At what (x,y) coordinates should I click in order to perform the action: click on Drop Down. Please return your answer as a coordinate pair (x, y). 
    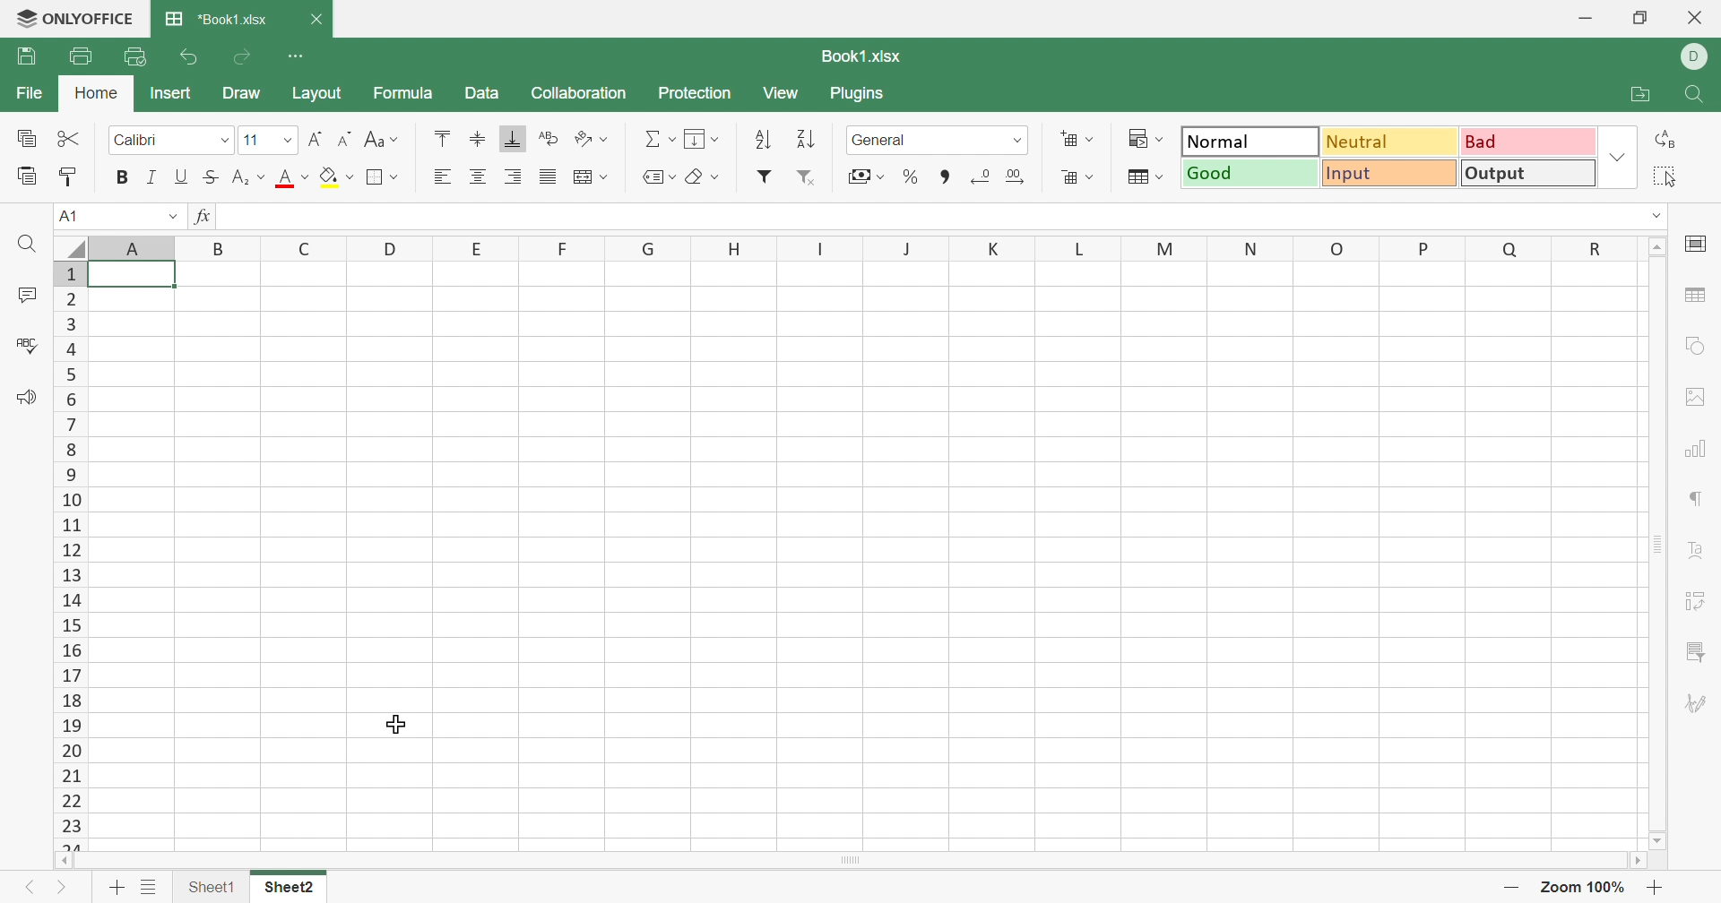
    Looking at the image, I should click on (1659, 213).